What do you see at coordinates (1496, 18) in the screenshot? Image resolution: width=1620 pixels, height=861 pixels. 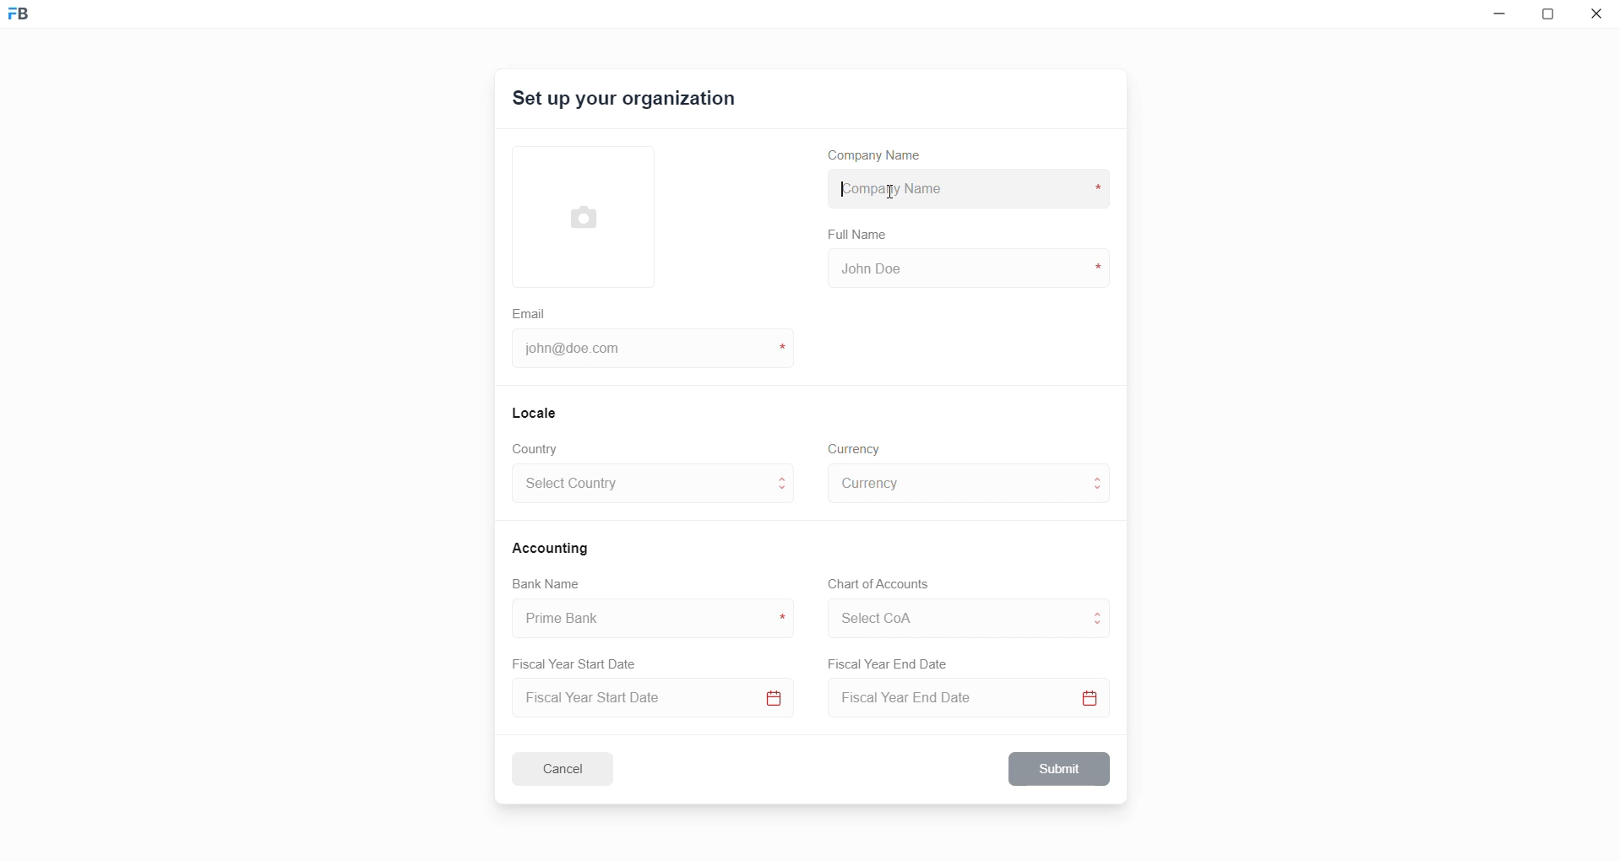 I see `minimize` at bounding box center [1496, 18].